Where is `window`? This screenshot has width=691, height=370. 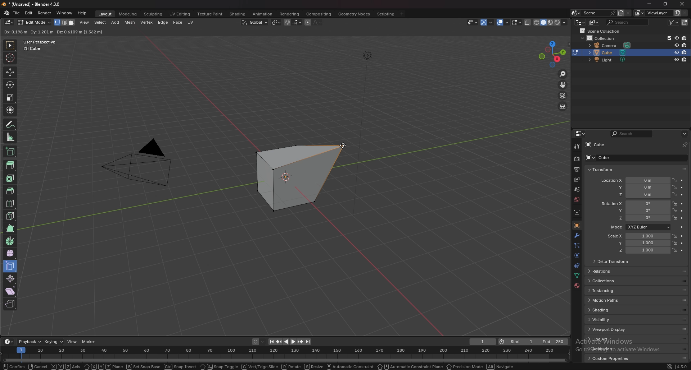 window is located at coordinates (64, 13).